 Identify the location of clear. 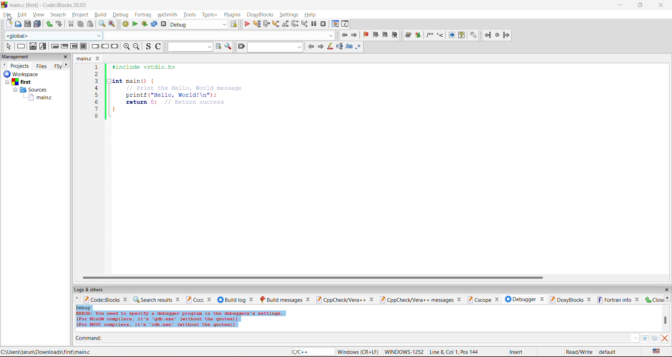
(241, 46).